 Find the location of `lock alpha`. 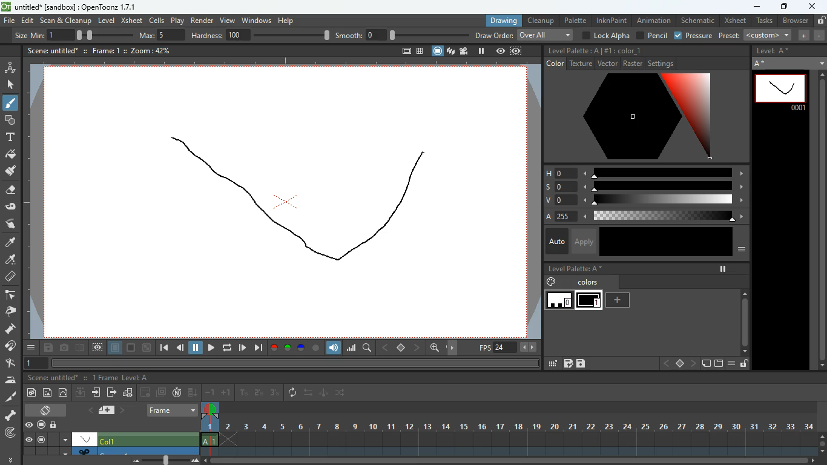

lock alpha is located at coordinates (605, 35).